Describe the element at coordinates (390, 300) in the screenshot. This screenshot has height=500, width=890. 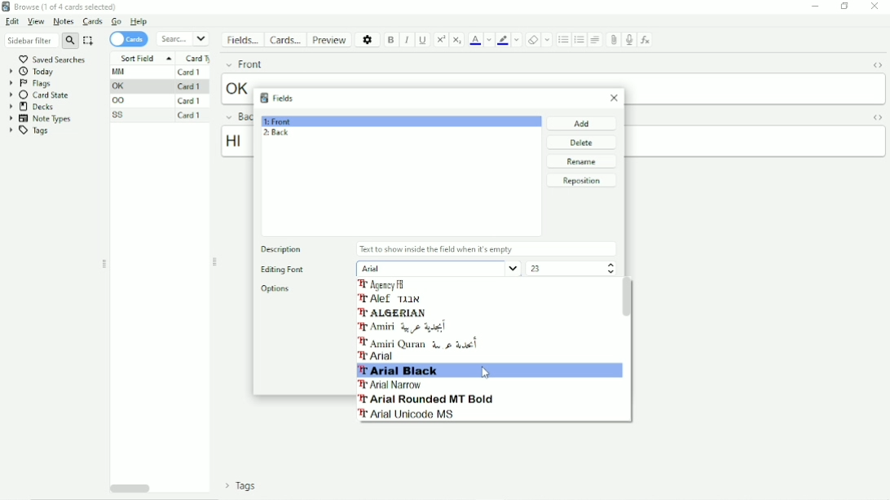
I see `Alef` at that location.